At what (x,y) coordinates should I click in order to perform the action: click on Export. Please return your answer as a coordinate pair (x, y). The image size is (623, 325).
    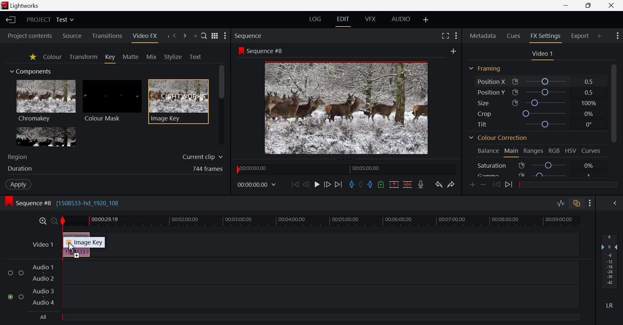
    Looking at the image, I should click on (579, 36).